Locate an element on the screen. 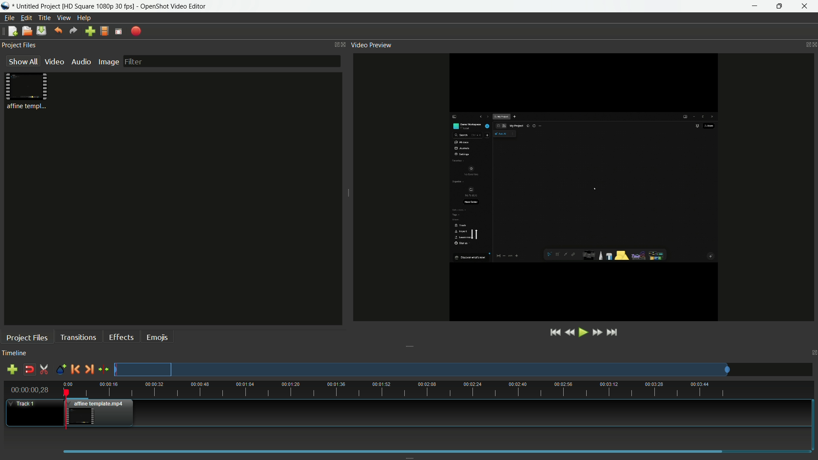 Image resolution: width=818 pixels, height=460 pixels. show all is located at coordinates (21, 62).